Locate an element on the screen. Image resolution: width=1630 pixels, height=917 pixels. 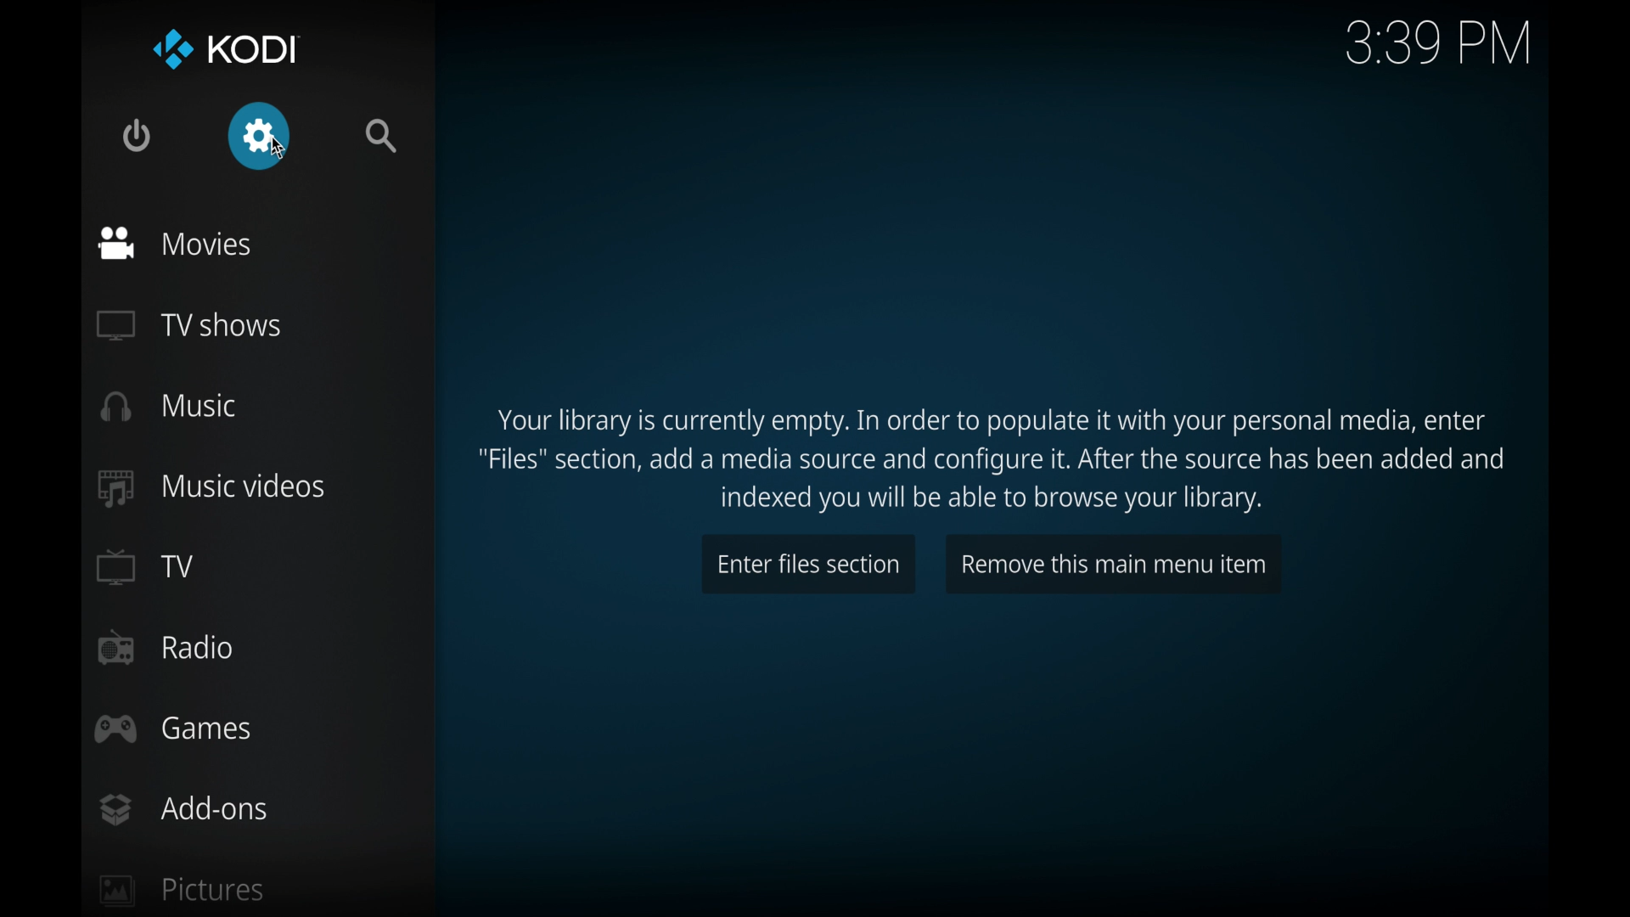
add-ons is located at coordinates (182, 810).